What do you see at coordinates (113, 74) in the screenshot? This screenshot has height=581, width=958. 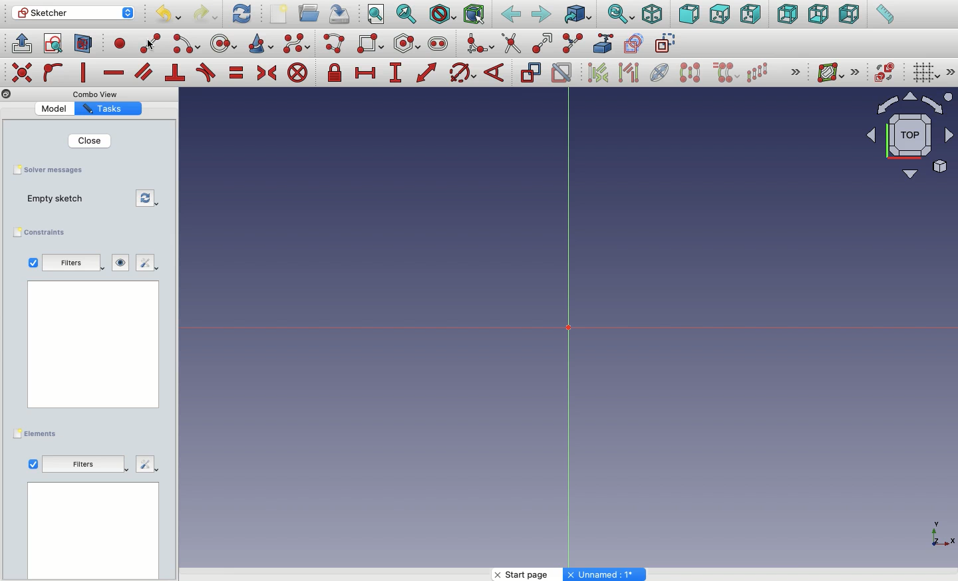 I see `Constrain horizontally` at bounding box center [113, 74].